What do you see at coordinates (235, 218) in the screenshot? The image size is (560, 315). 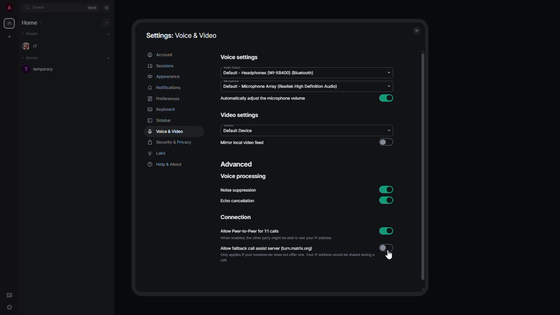 I see `connection` at bounding box center [235, 218].